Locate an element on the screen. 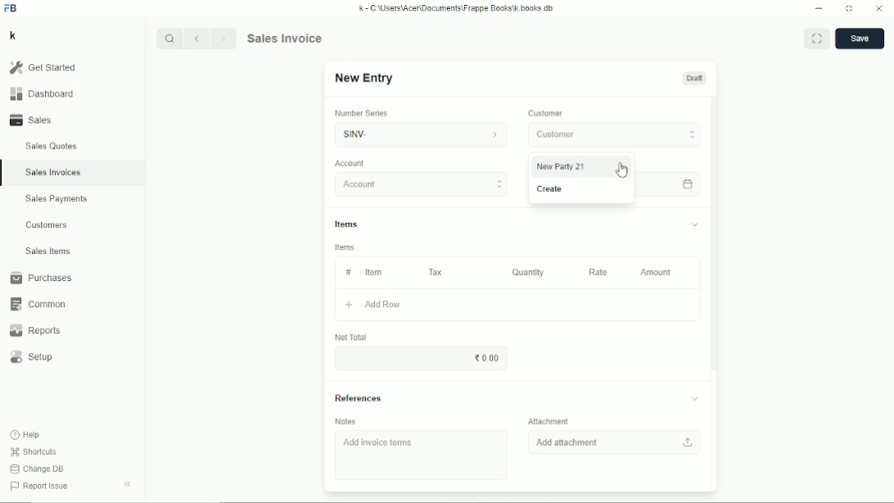 The height and width of the screenshot is (503, 894). Account is located at coordinates (422, 184).